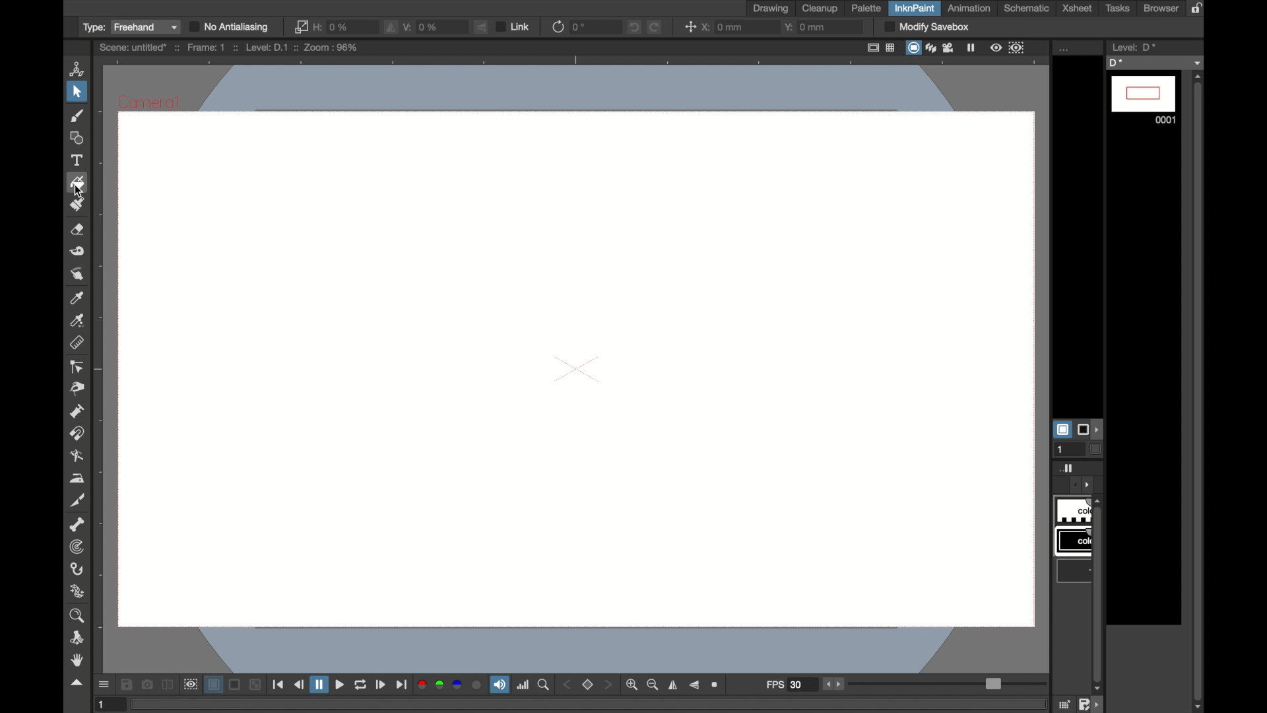 Image resolution: width=1267 pixels, height=713 pixels. What do you see at coordinates (1026, 9) in the screenshot?
I see `schematic` at bounding box center [1026, 9].